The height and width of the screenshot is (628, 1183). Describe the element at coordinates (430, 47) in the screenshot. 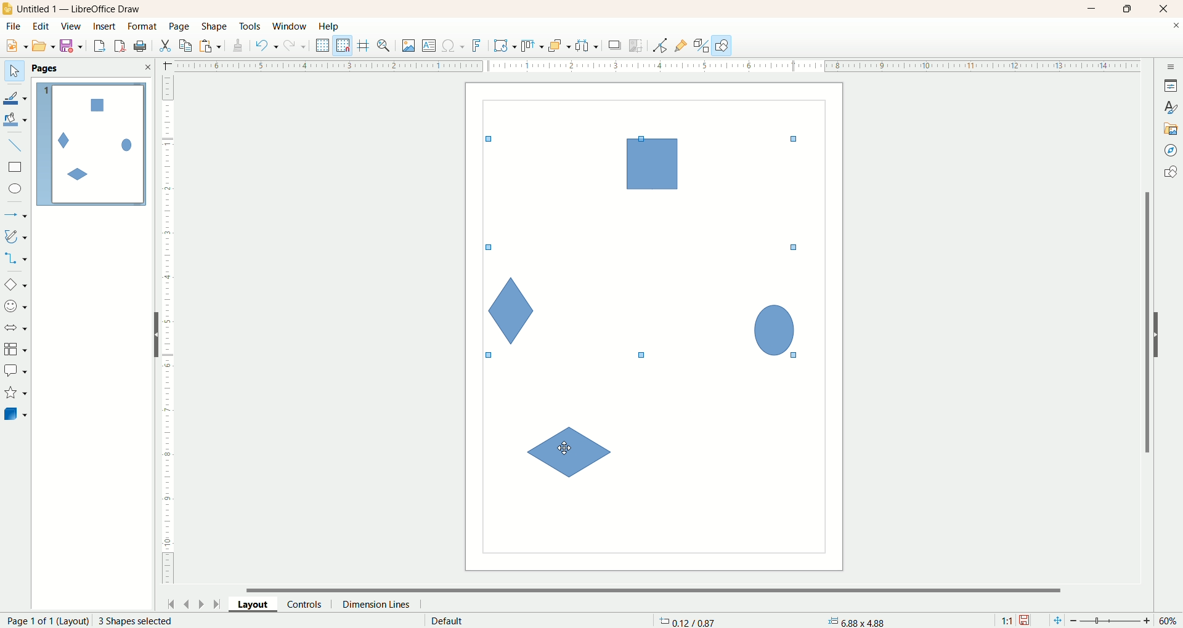

I see `text box` at that location.